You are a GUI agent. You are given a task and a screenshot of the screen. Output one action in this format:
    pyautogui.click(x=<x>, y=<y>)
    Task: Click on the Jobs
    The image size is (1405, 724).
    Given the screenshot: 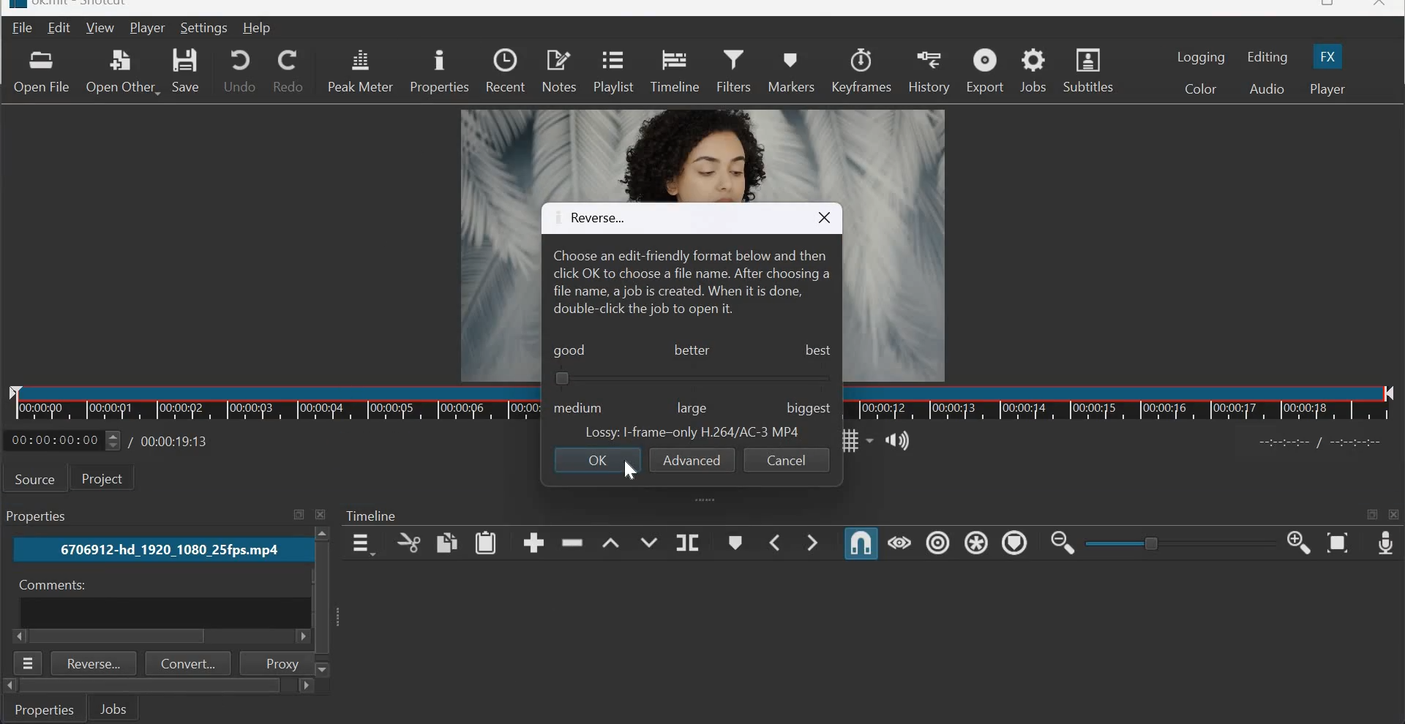 What is the action you would take?
    pyautogui.click(x=40, y=516)
    